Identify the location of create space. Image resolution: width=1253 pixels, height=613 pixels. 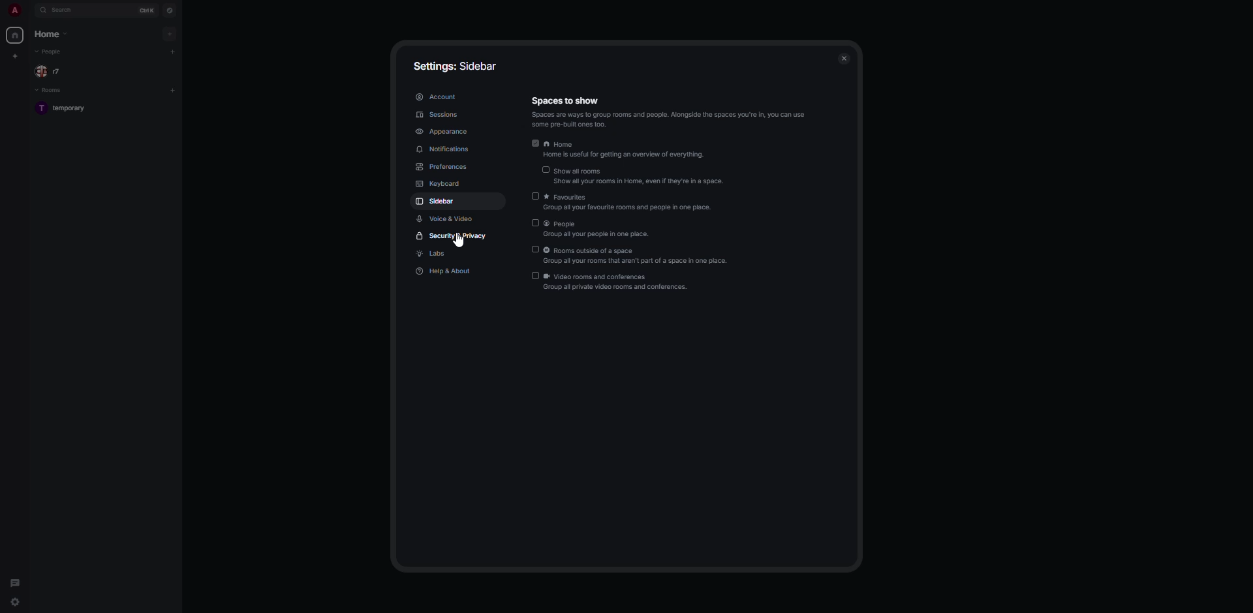
(14, 55).